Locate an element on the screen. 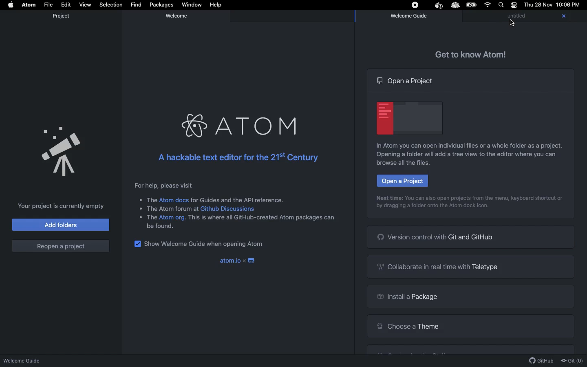  Welcome guide is located at coordinates (409, 17).